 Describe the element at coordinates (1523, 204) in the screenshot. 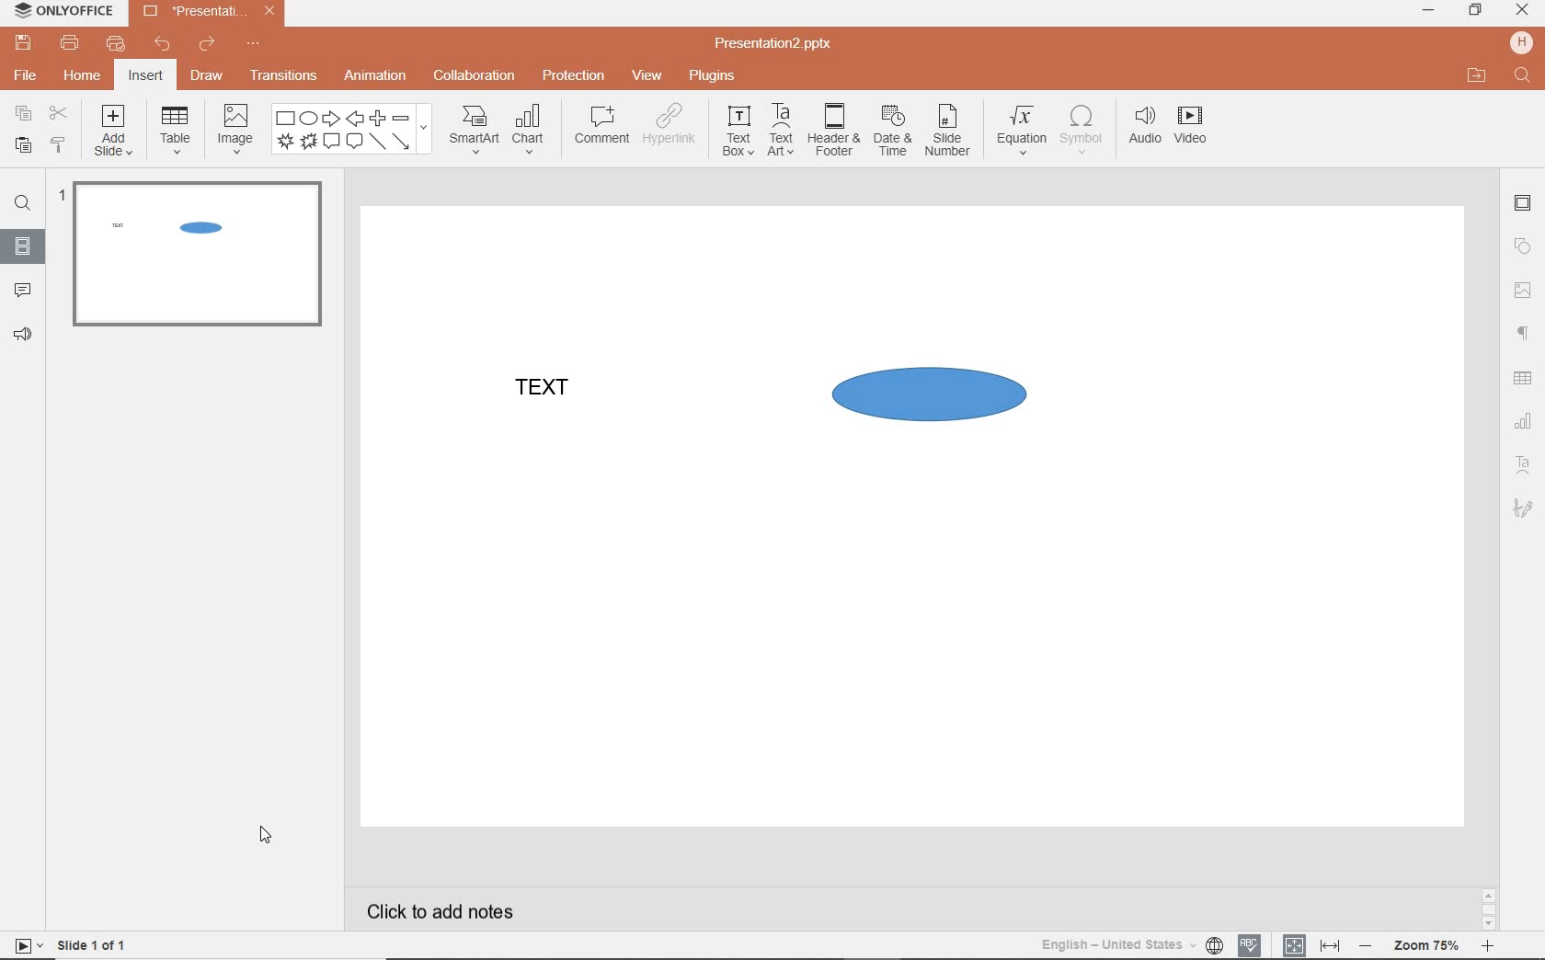

I see `SLIDE SETTINGS` at that location.